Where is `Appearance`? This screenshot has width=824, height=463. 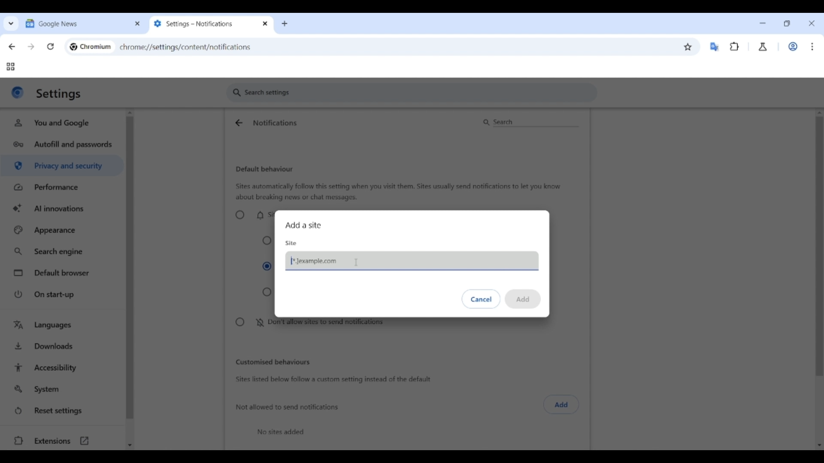 Appearance is located at coordinates (62, 230).